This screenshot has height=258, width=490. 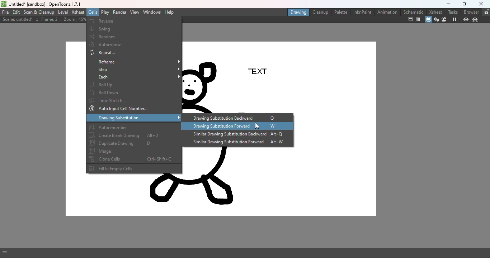 I want to click on Autorenumber, so click(x=135, y=128).